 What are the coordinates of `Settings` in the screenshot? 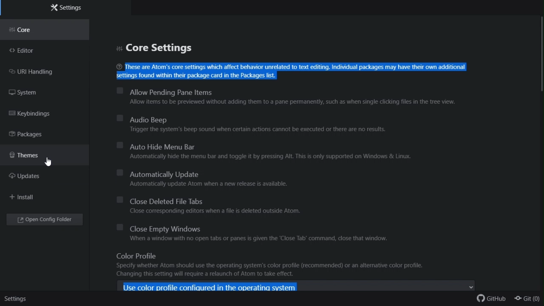 It's located at (63, 8).